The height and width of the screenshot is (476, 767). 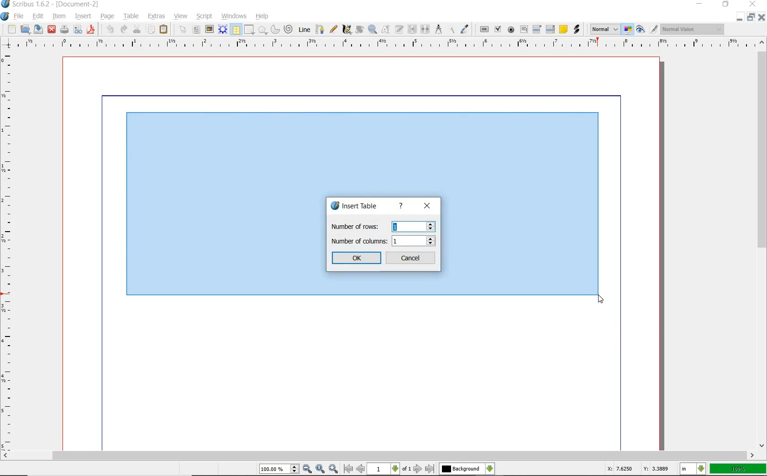 What do you see at coordinates (384, 30) in the screenshot?
I see `edit contents of frame` at bounding box center [384, 30].